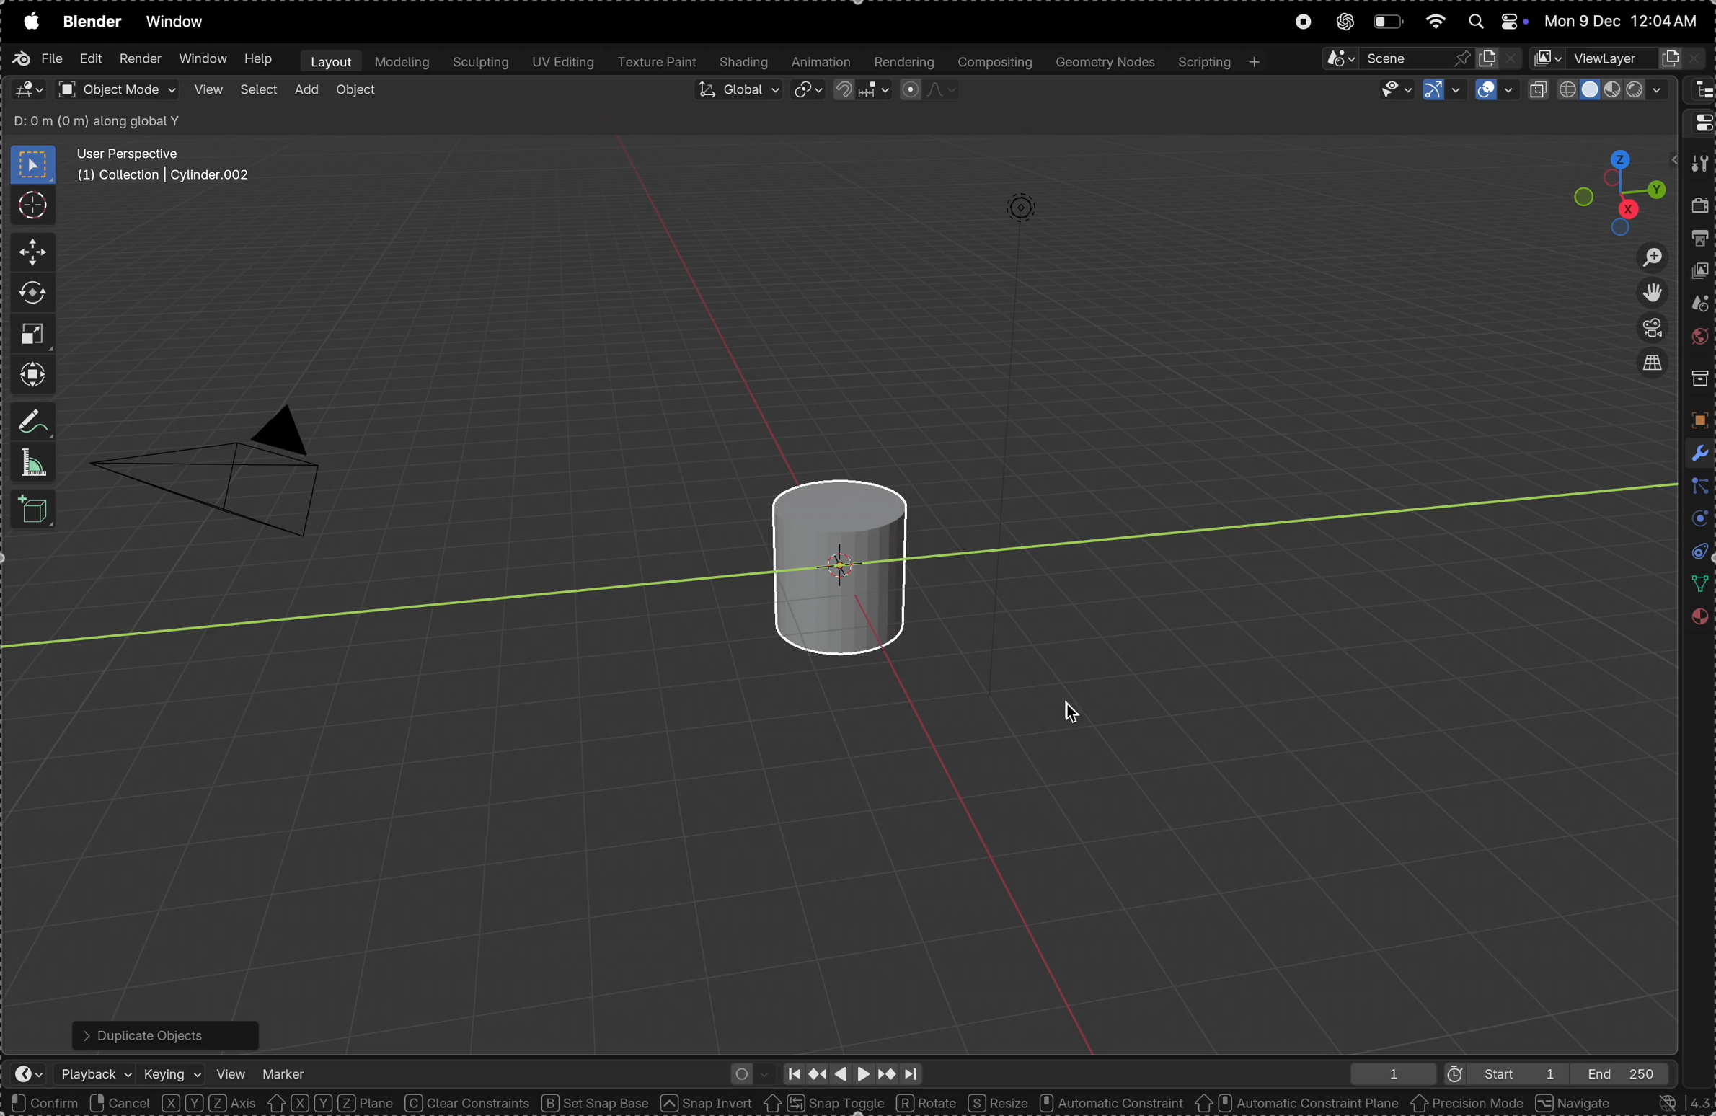 This screenshot has height=1116, width=1716. What do you see at coordinates (1697, 487) in the screenshot?
I see `particles` at bounding box center [1697, 487].